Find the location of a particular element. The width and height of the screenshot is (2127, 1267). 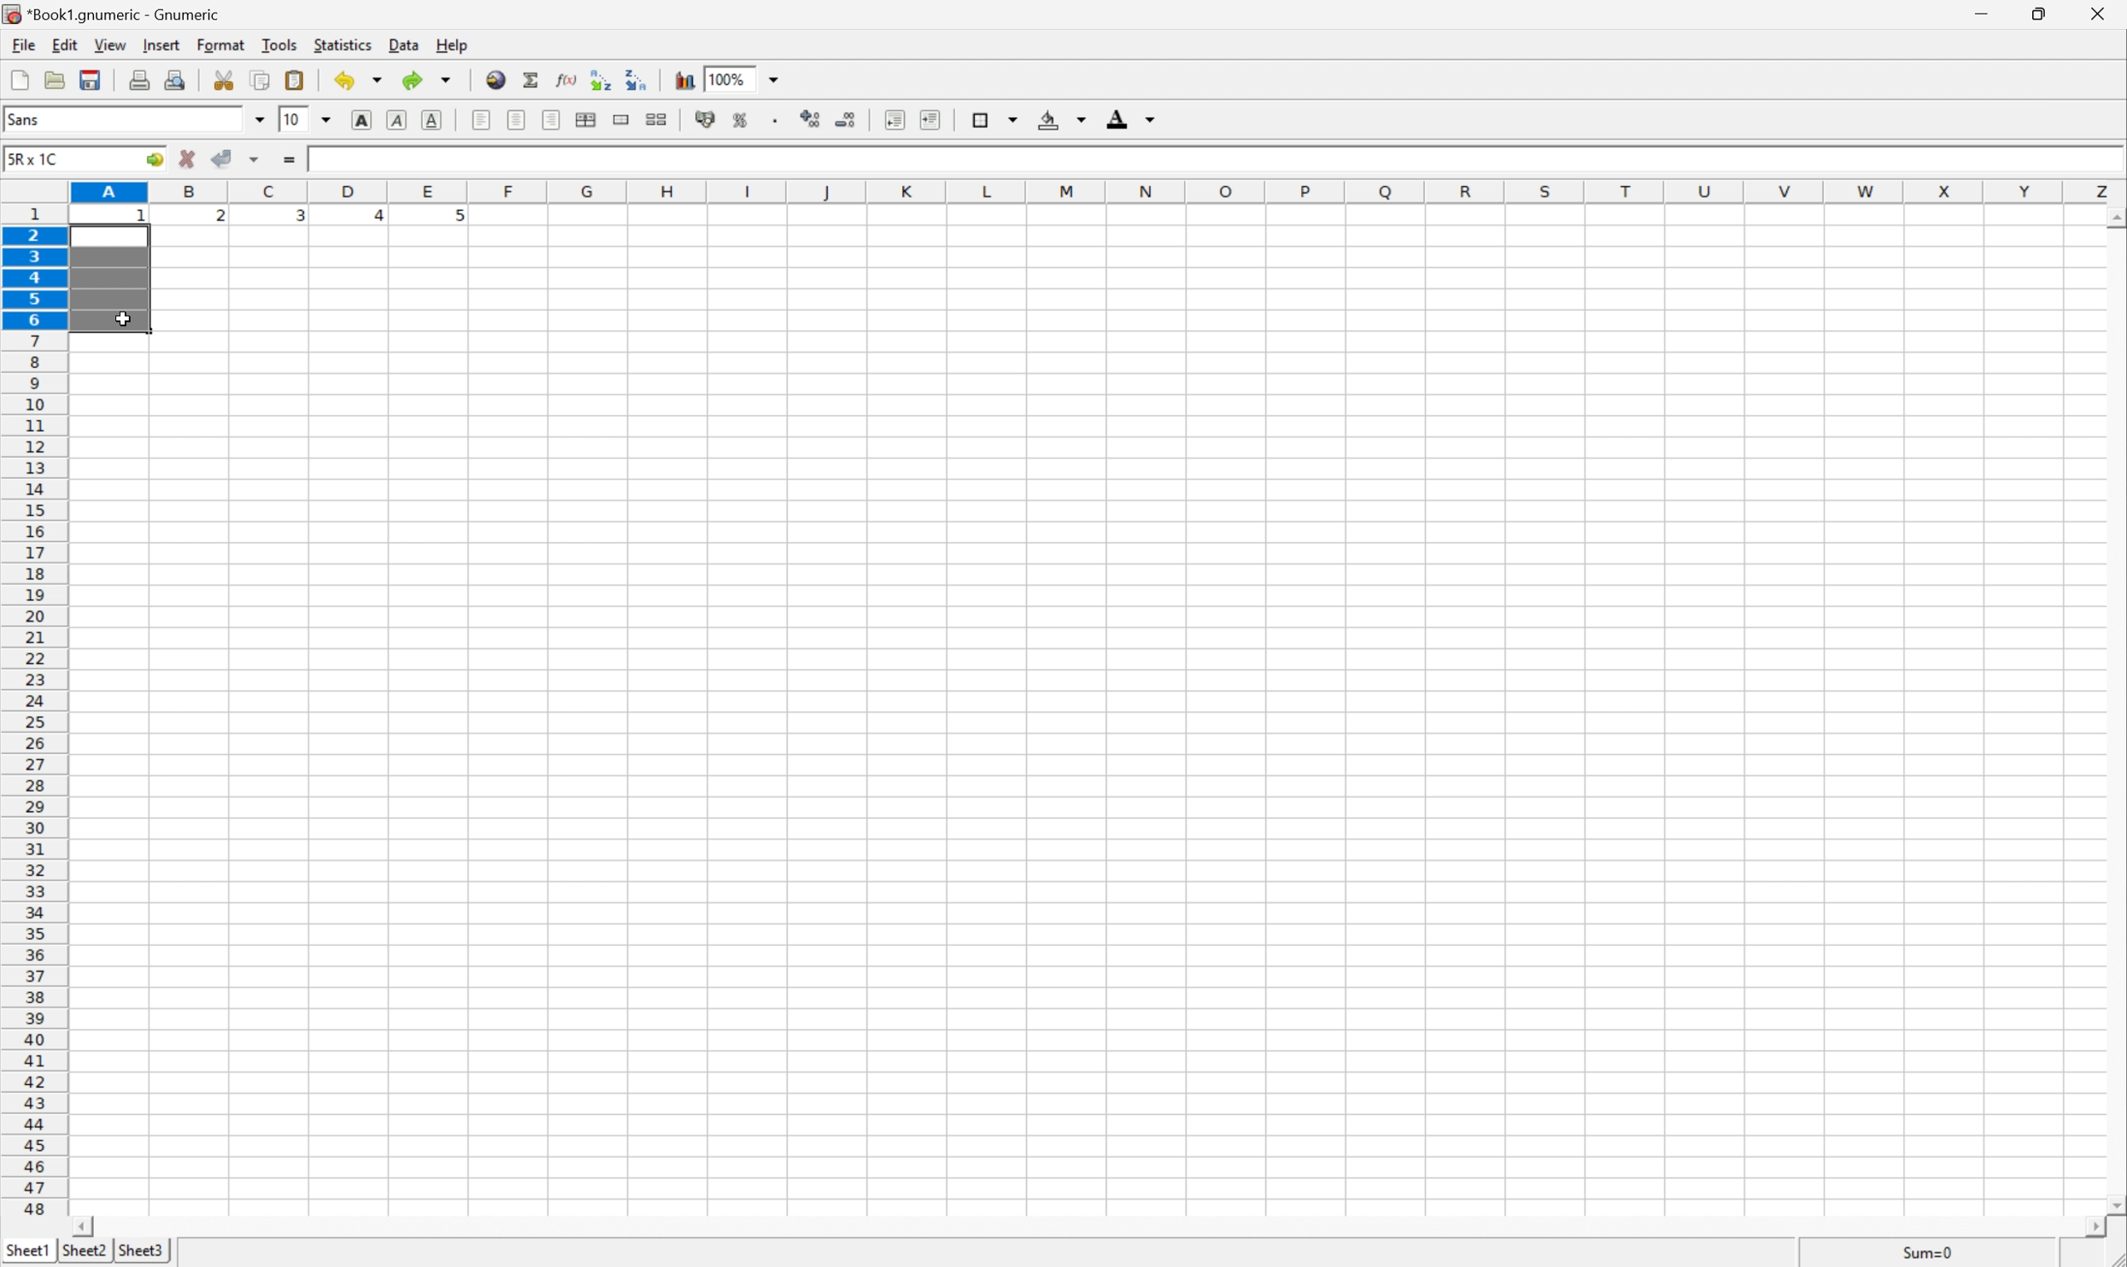

row numbers is located at coordinates (34, 710).